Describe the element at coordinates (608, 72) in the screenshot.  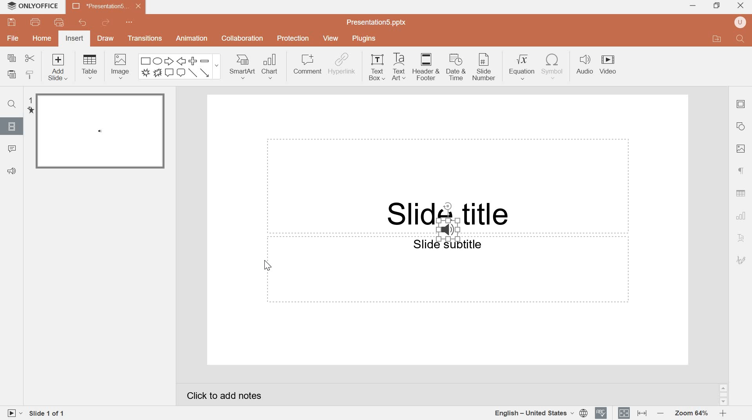
I see `Video` at that location.